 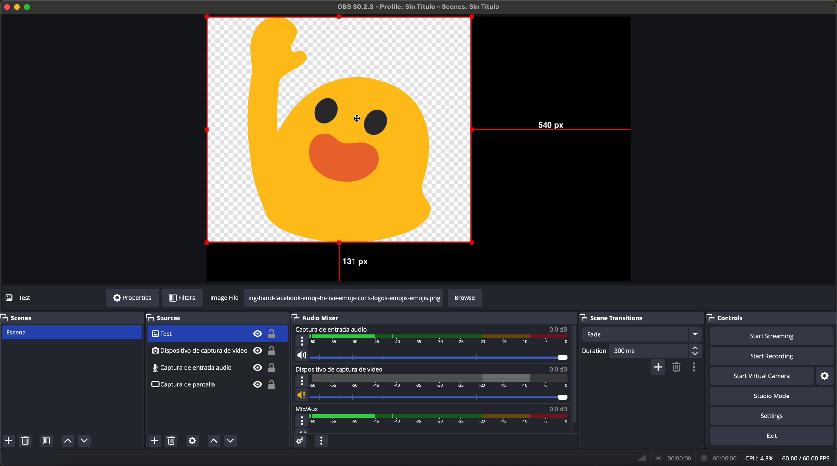 What do you see at coordinates (302, 381) in the screenshot?
I see `more options` at bounding box center [302, 381].